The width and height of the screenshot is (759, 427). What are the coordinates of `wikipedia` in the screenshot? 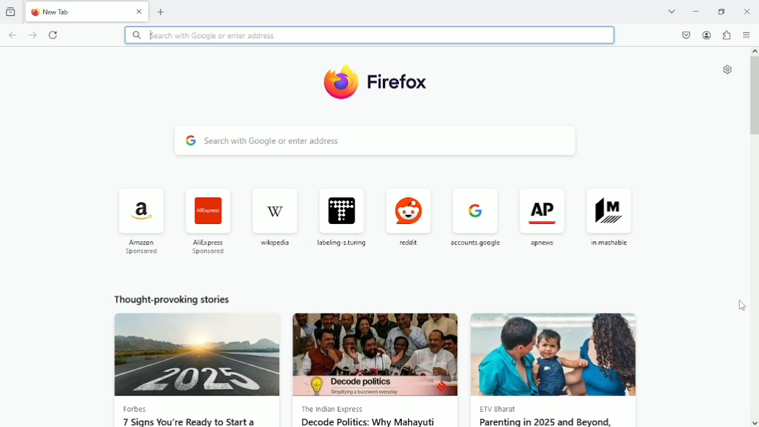 It's located at (270, 223).